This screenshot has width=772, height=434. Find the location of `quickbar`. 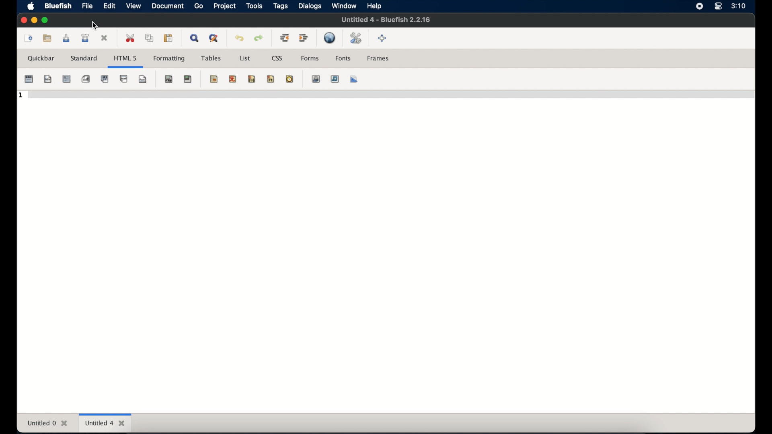

quickbar is located at coordinates (42, 58).